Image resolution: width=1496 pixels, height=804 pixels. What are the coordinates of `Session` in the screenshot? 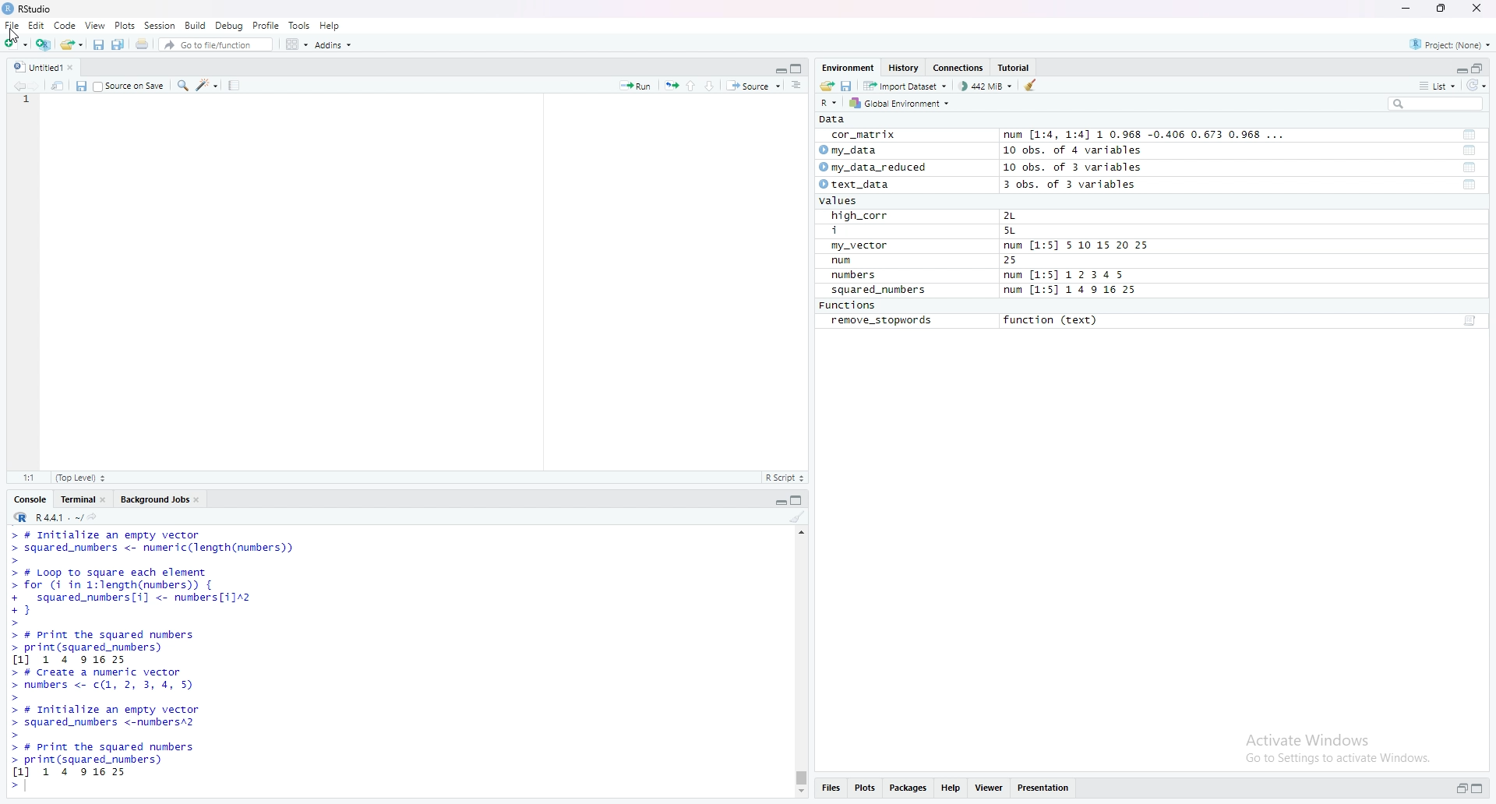 It's located at (158, 26).